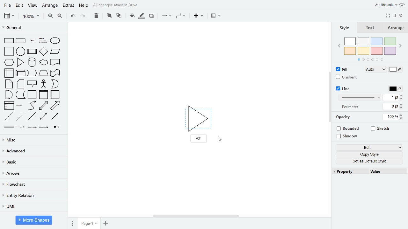 The width and height of the screenshot is (408, 229). Describe the element at coordinates (123, 5) in the screenshot. I see `last change saved` at that location.